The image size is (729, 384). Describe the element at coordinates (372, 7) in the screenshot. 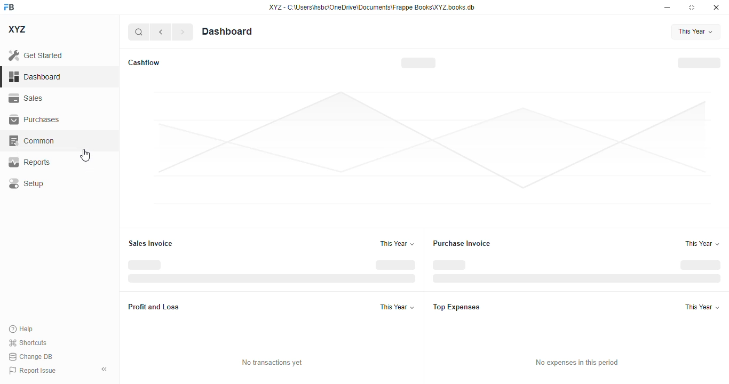

I see `XYZ - C:\Users\hsbc\OneDrive\Documents\Frappe Books\XYZ books.db` at that location.